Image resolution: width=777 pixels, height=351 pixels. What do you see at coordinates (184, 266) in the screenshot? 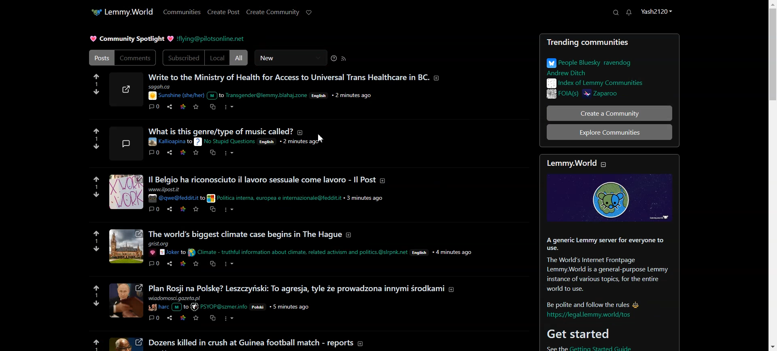
I see `link` at bounding box center [184, 266].